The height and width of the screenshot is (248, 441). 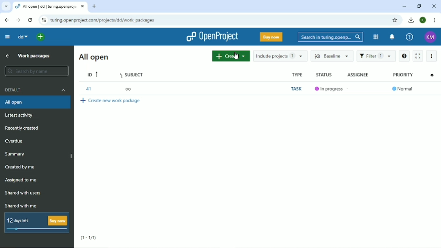 What do you see at coordinates (20, 206) in the screenshot?
I see `Shared with me` at bounding box center [20, 206].